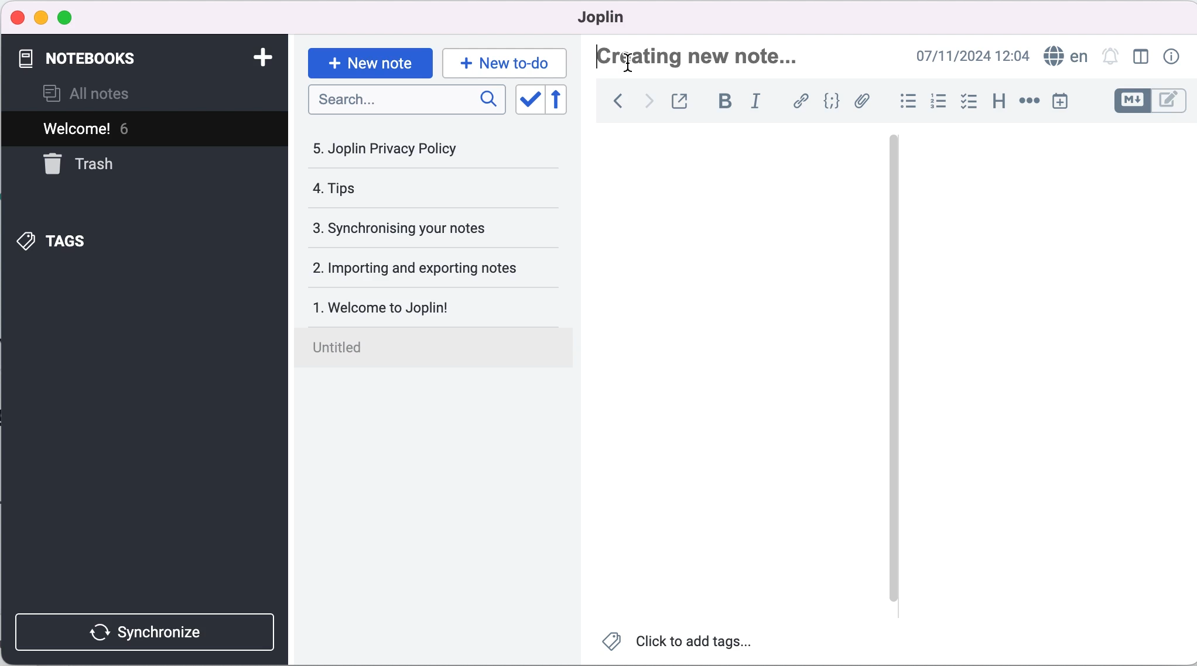 Image resolution: width=1197 pixels, height=666 pixels. I want to click on all notes, so click(104, 93).